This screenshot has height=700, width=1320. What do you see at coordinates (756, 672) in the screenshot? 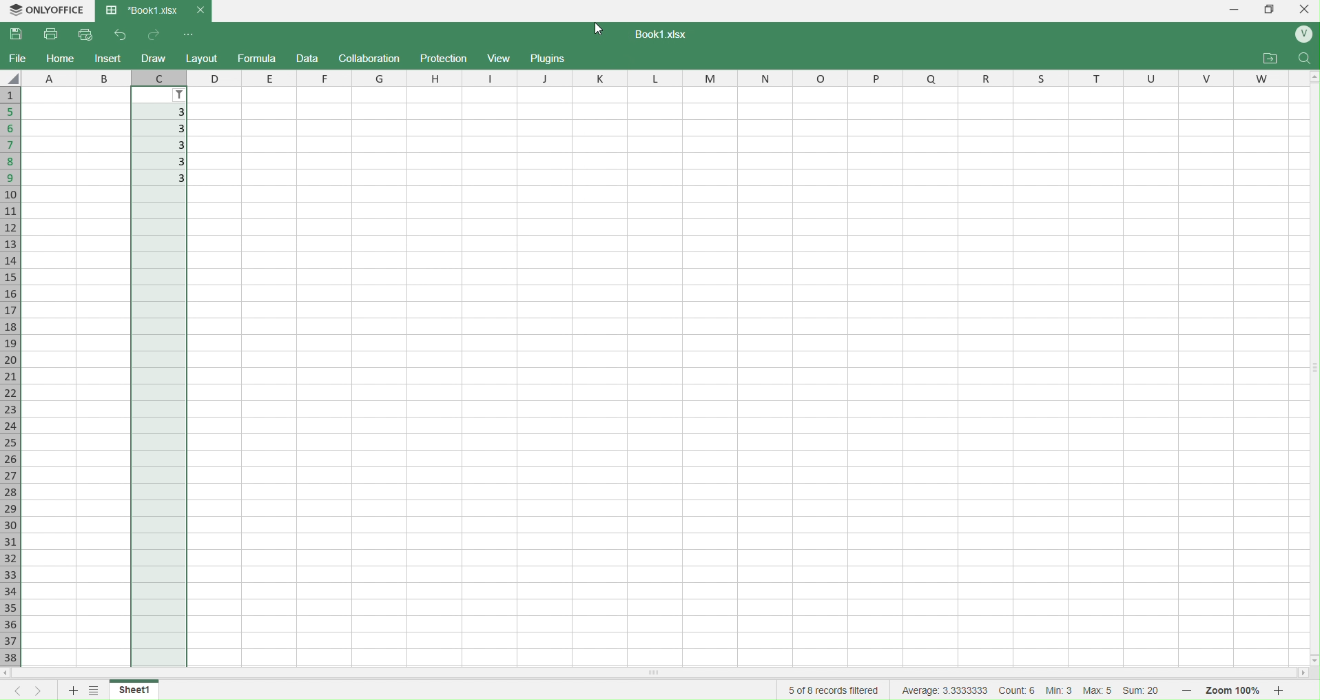
I see `Scrollbar` at bounding box center [756, 672].